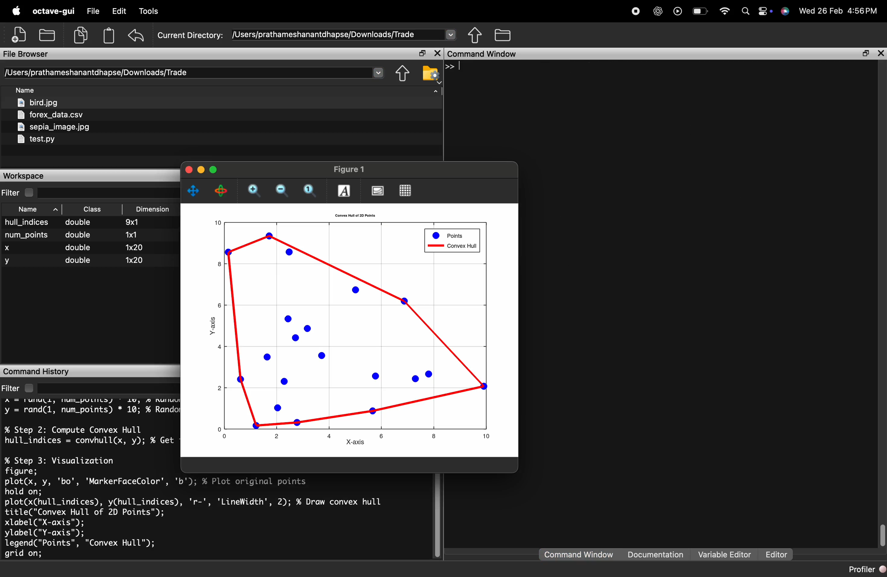 Image resolution: width=887 pixels, height=577 pixels. I want to click on Drop-down , so click(379, 72).